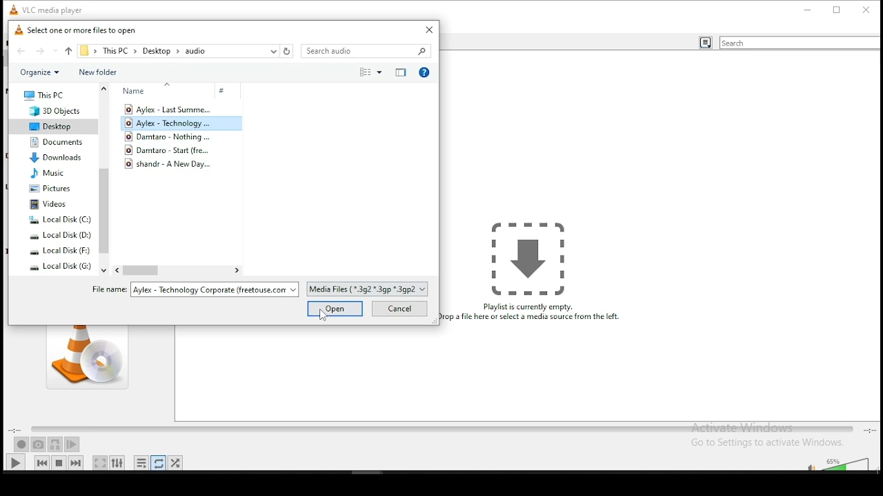  What do you see at coordinates (48, 112) in the screenshot?
I see `3D objects` at bounding box center [48, 112].